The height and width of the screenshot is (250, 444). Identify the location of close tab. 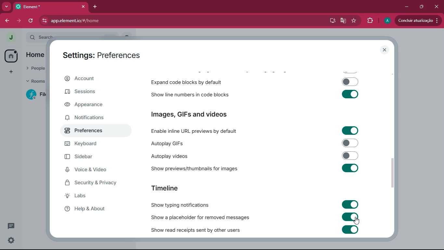
(83, 7).